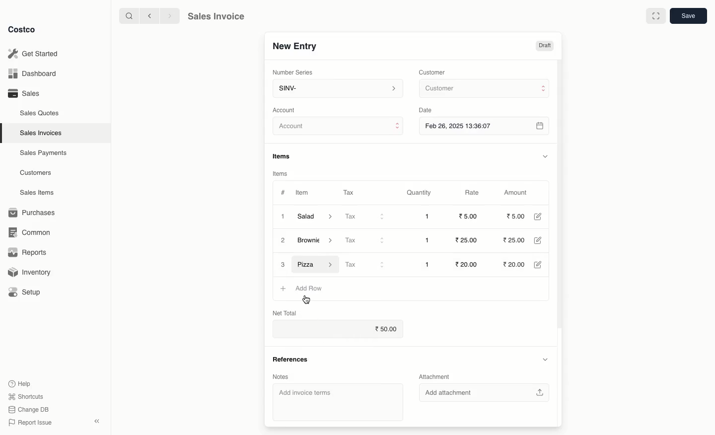  I want to click on Sales Payments., so click(44, 154).